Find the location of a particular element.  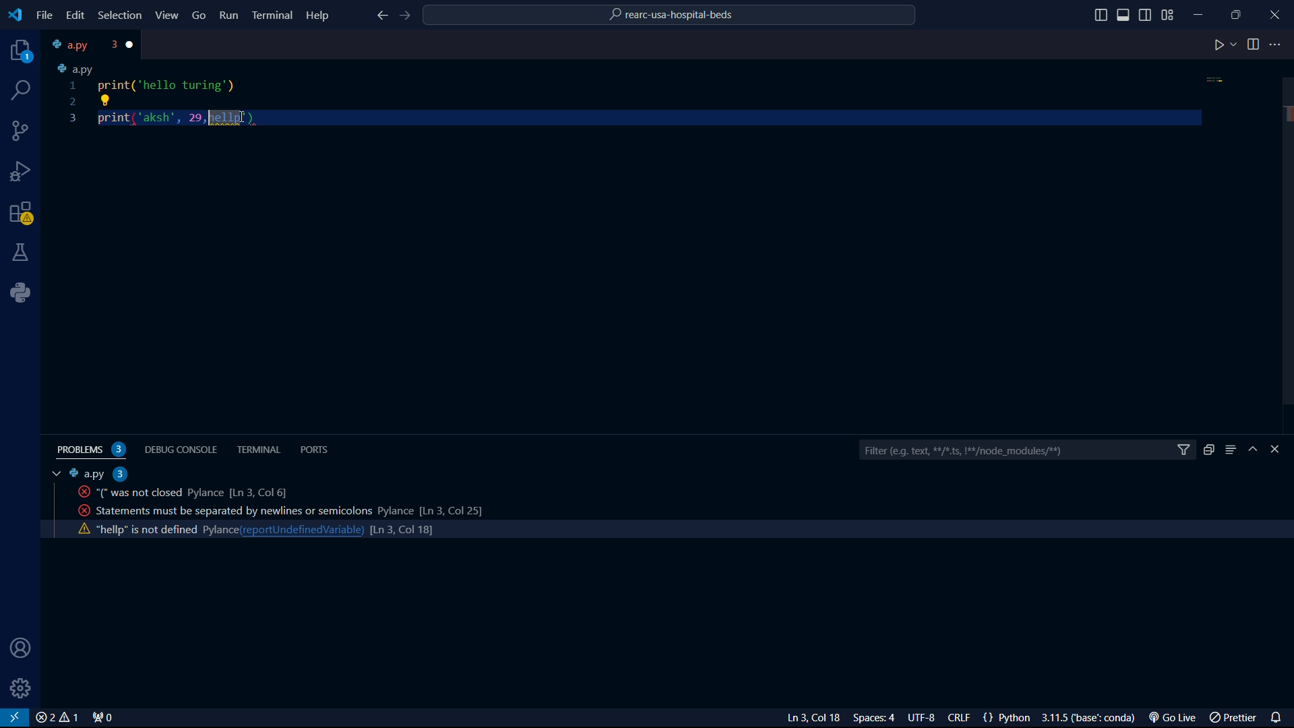

Spaces: 4 is located at coordinates (877, 718).